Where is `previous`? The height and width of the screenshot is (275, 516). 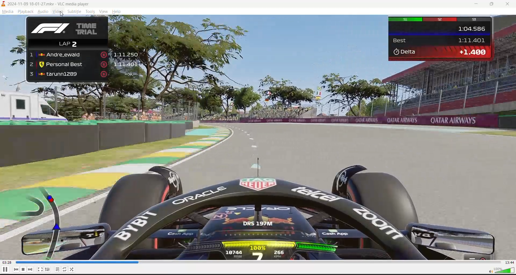
previous is located at coordinates (15, 270).